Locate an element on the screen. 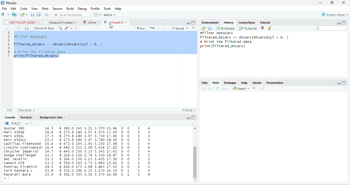 The height and width of the screenshot is (185, 350). 7:23 is located at coordinates (9, 110).